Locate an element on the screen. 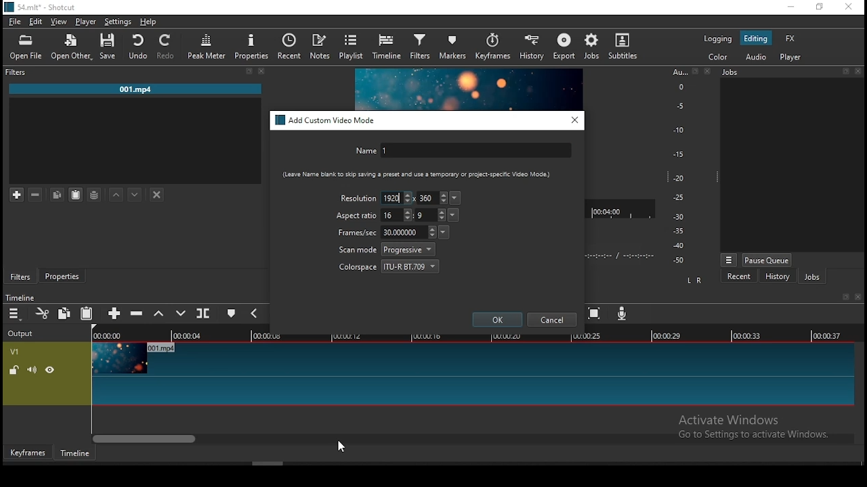 This screenshot has width=867, height=487. 00:00:29 is located at coordinates (669, 335).